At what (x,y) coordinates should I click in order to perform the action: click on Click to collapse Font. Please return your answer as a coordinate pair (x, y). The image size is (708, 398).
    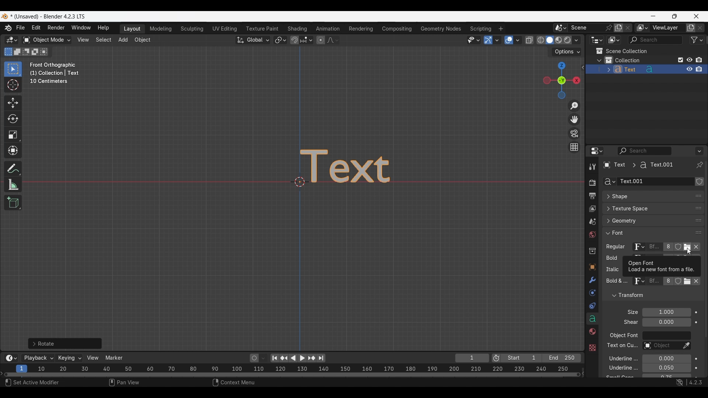
    Looking at the image, I should click on (646, 233).